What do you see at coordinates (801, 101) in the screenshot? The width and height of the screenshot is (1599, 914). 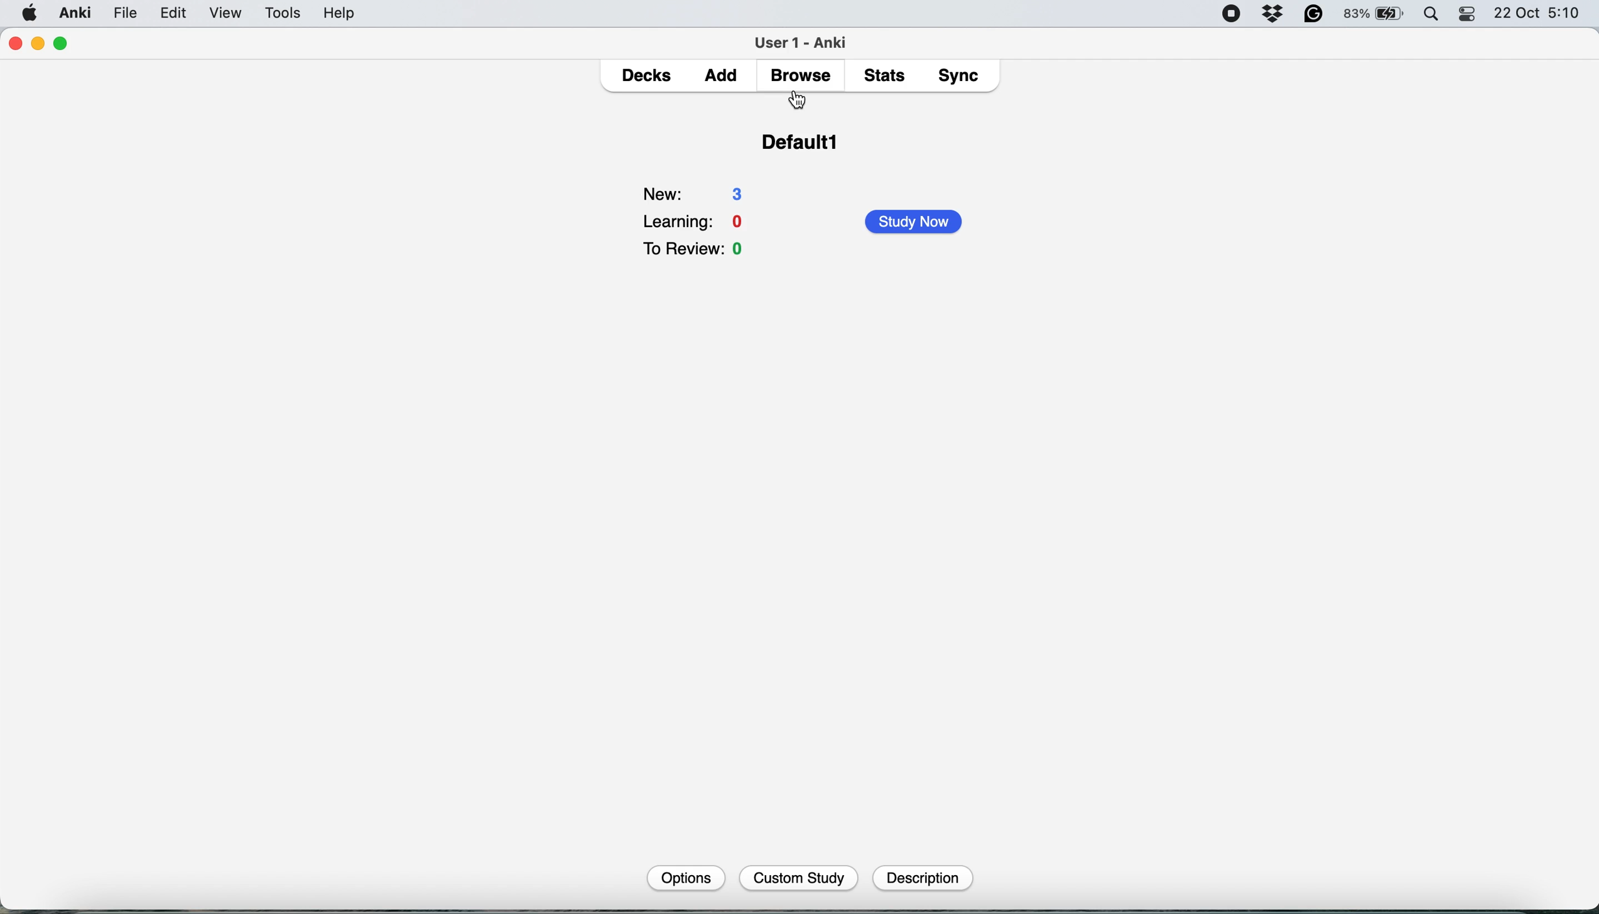 I see `cursor` at bounding box center [801, 101].